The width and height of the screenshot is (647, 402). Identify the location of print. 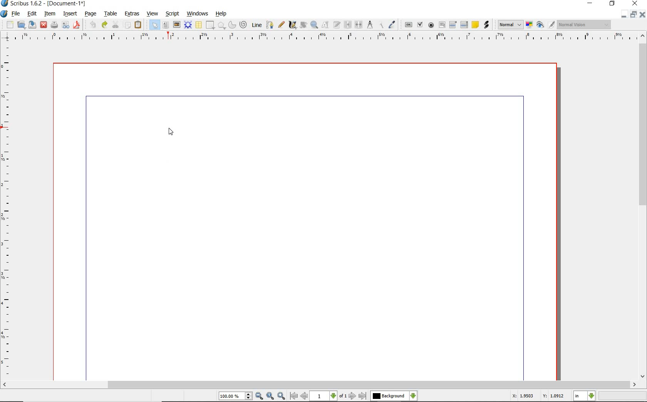
(54, 25).